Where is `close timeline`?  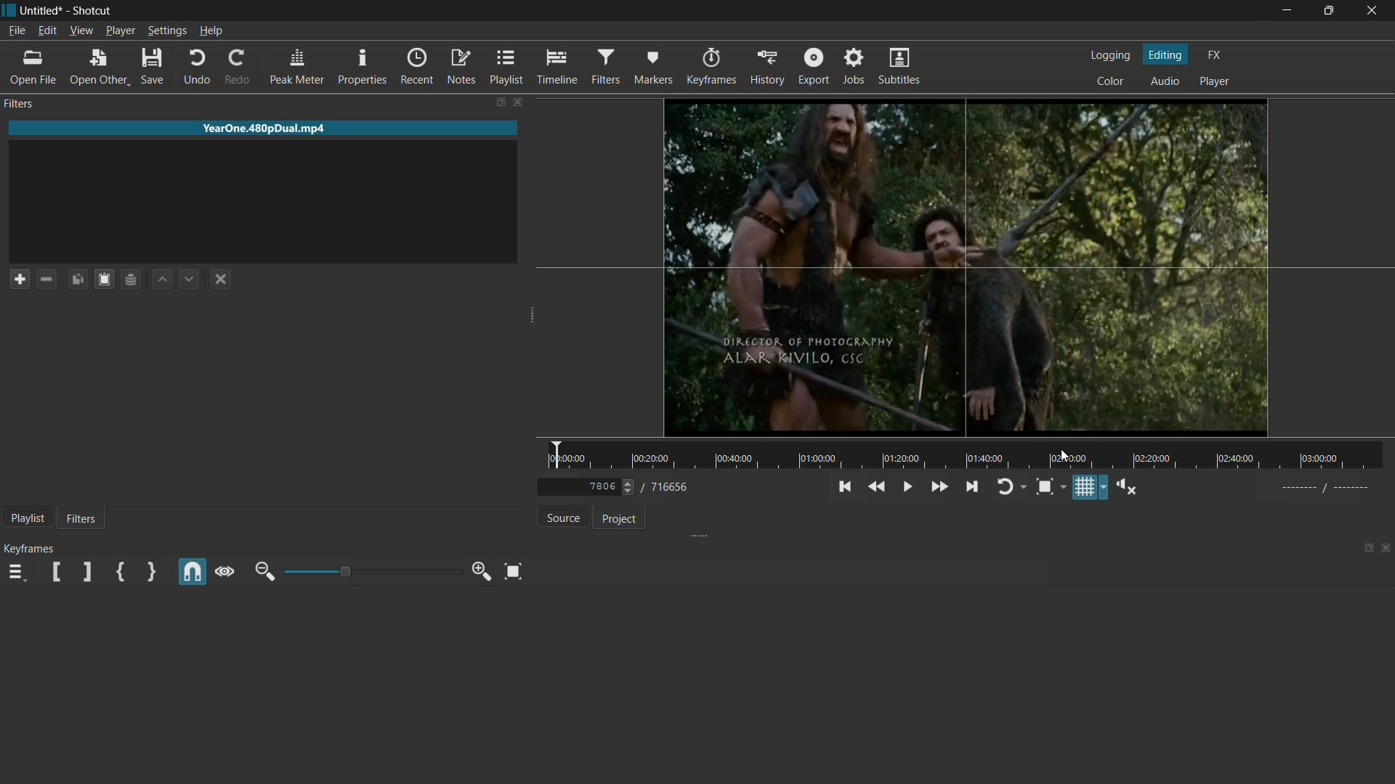
close timeline is located at coordinates (1386, 549).